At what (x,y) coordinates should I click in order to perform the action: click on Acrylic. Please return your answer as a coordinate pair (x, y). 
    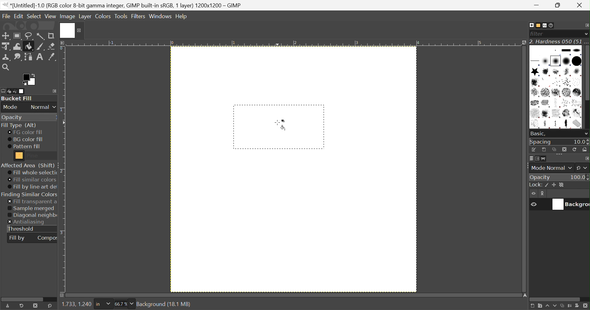
    Looking at the image, I should click on (547, 72).